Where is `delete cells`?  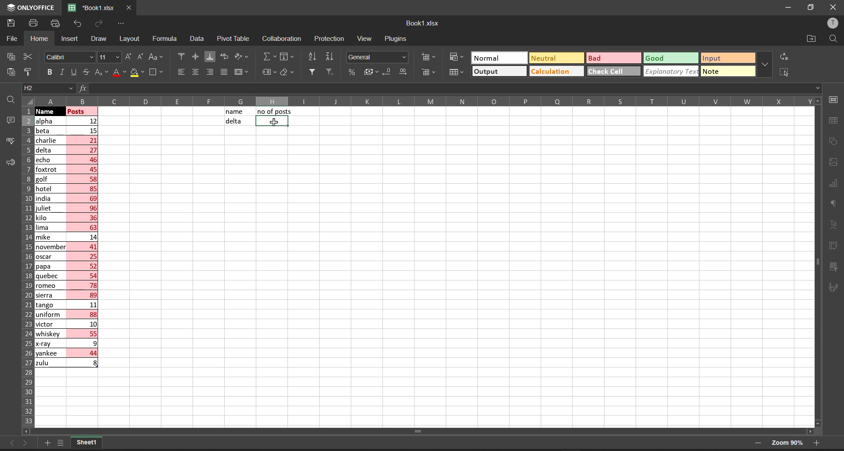 delete cells is located at coordinates (427, 72).